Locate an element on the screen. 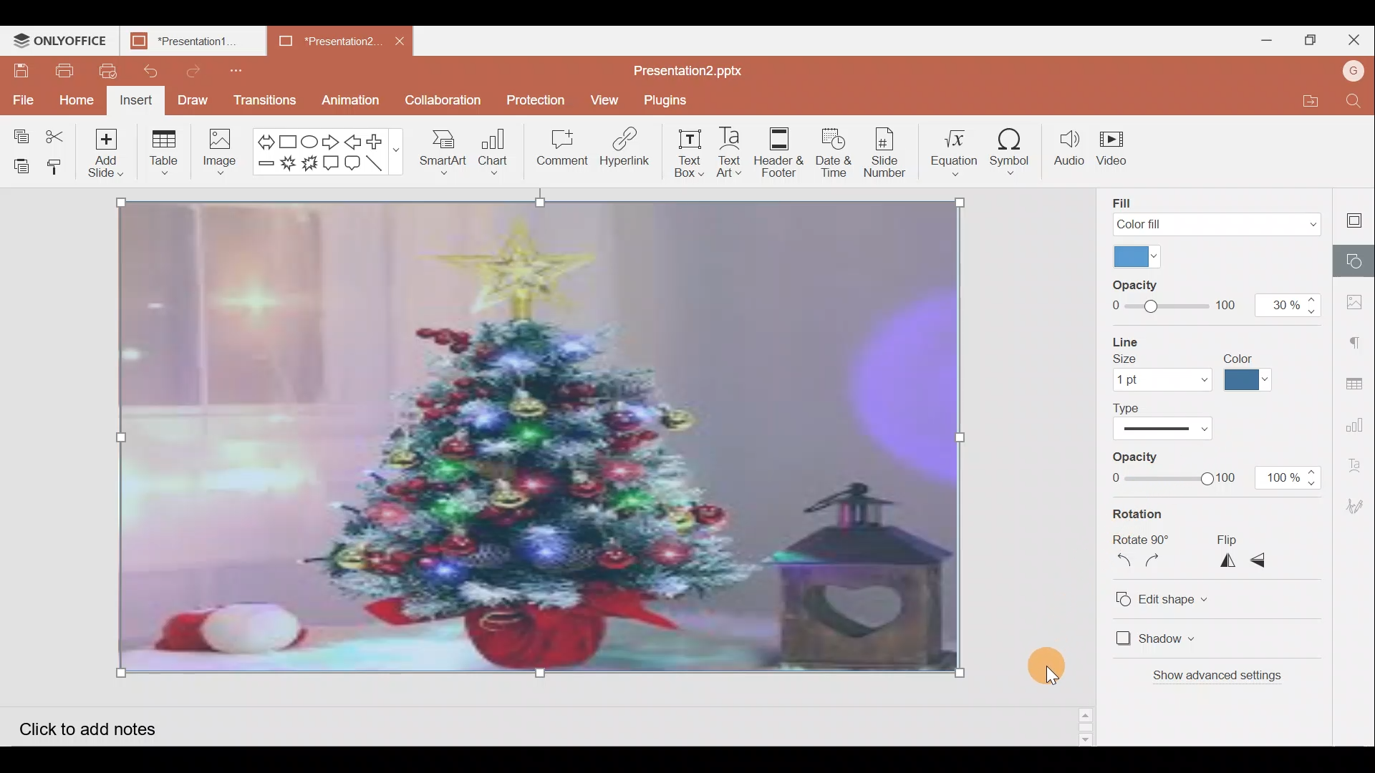 The width and height of the screenshot is (1375, 773). Date & time is located at coordinates (834, 152).